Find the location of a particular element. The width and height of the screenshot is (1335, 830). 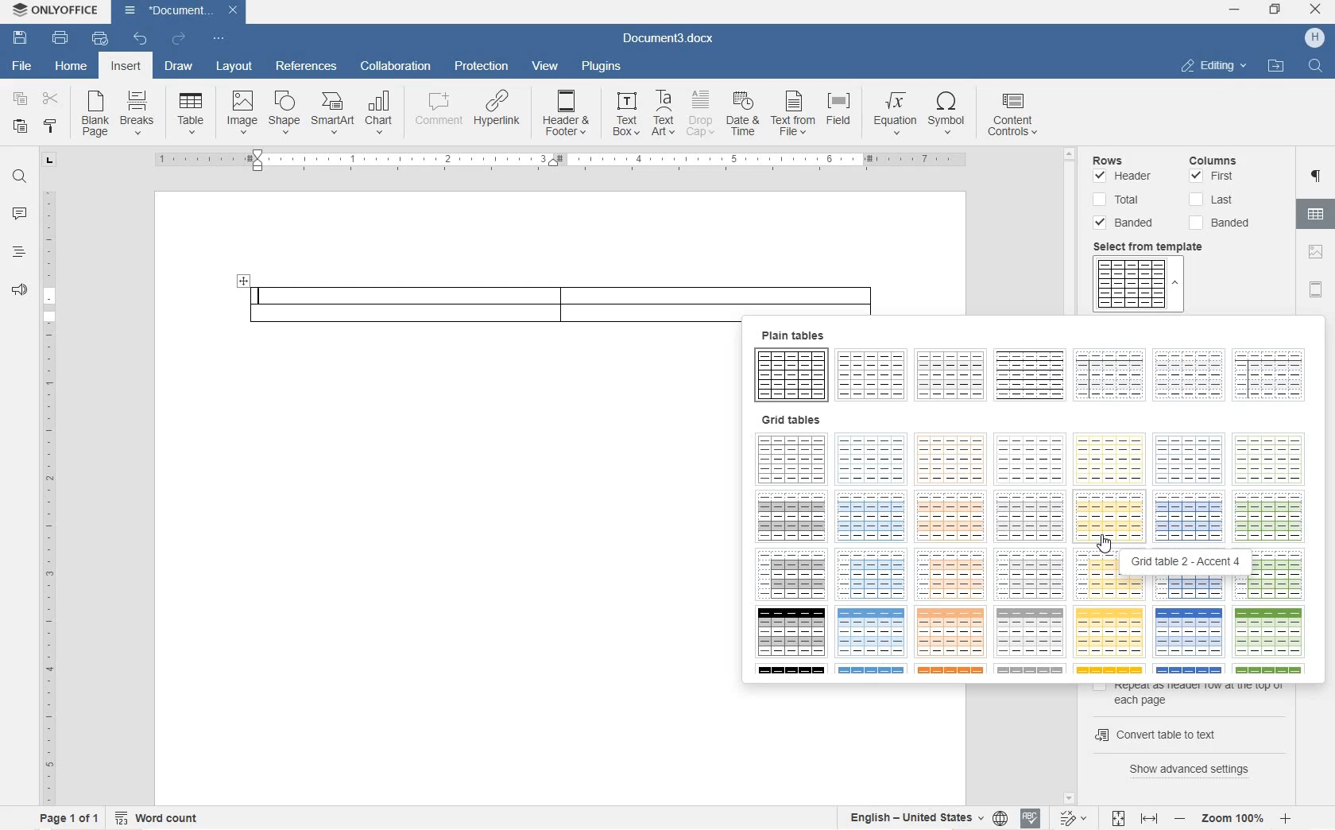

grid tables is located at coordinates (1037, 545).